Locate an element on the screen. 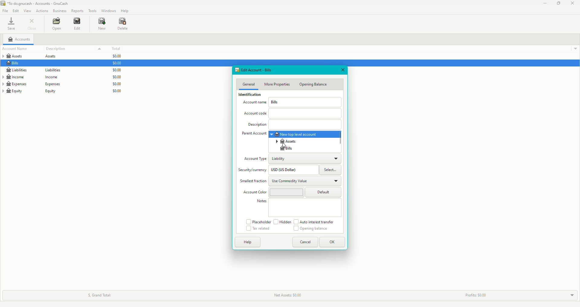  Account type is located at coordinates (254, 159).